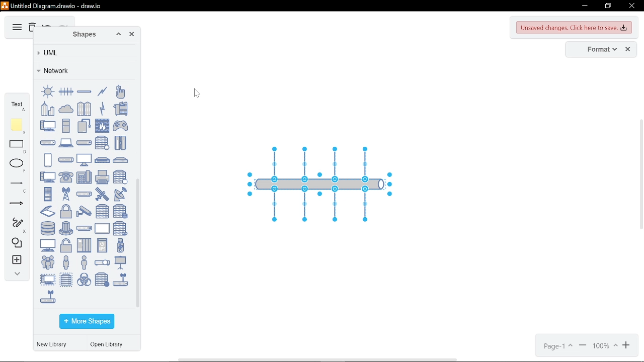 The height and width of the screenshot is (362, 644). What do you see at coordinates (48, 228) in the screenshot?
I see `storage` at bounding box center [48, 228].